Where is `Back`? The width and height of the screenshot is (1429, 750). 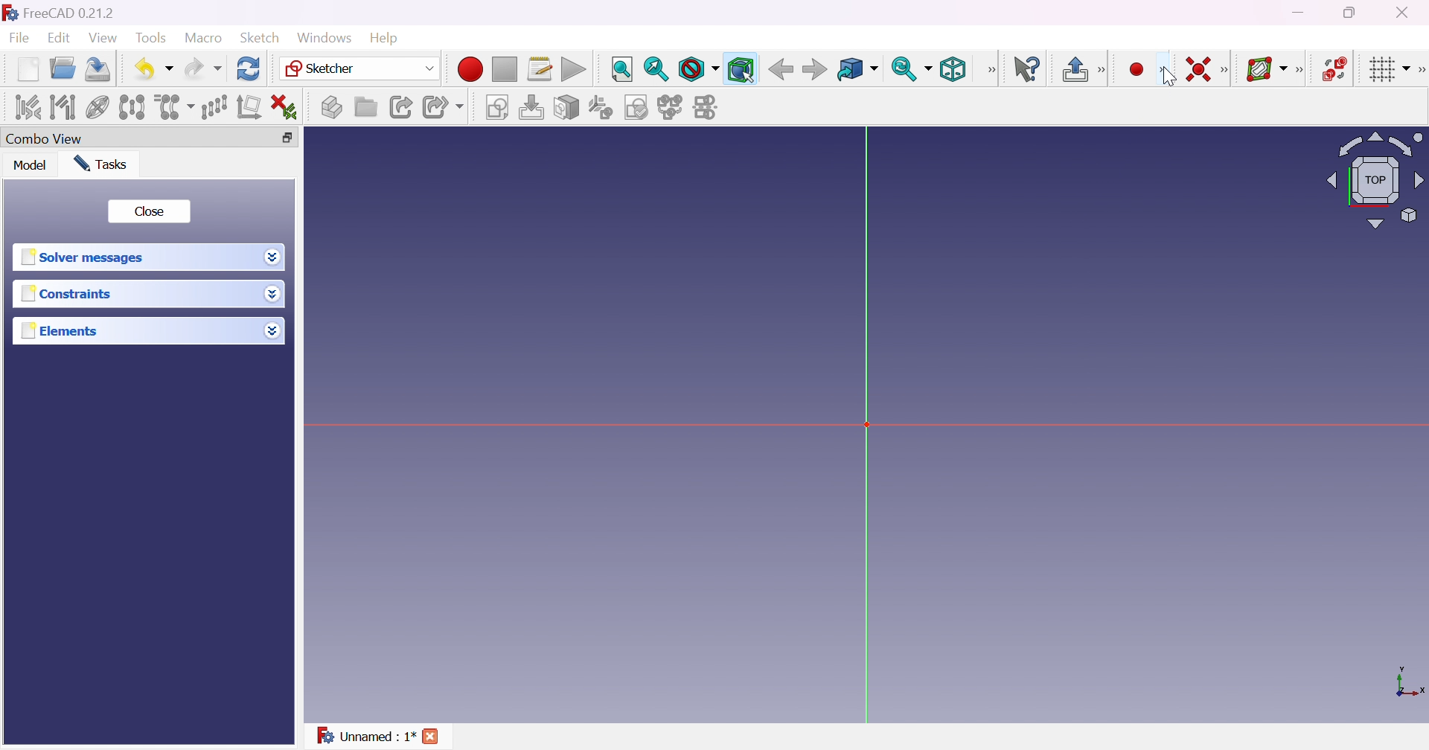 Back is located at coordinates (781, 70).